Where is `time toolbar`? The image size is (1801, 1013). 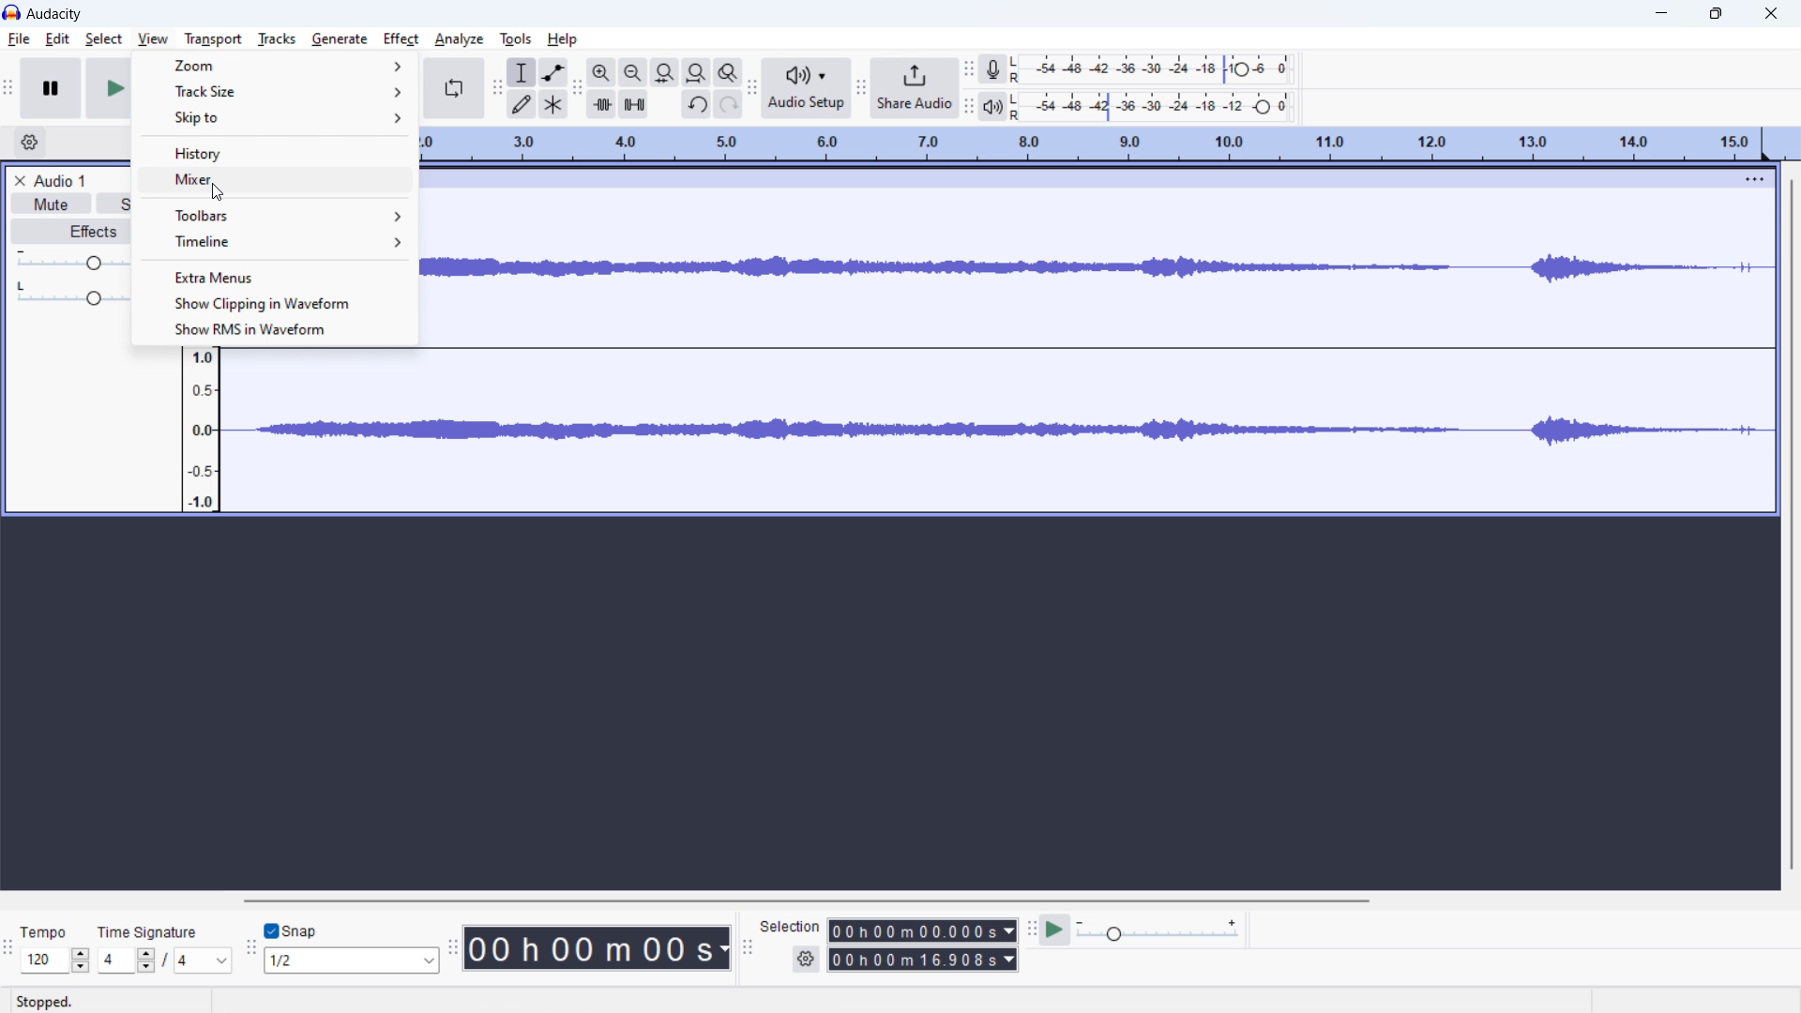 time toolbar is located at coordinates (452, 946).